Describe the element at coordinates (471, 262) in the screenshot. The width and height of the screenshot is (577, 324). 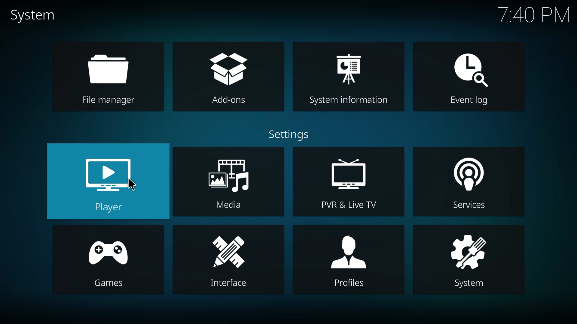
I see `system` at that location.